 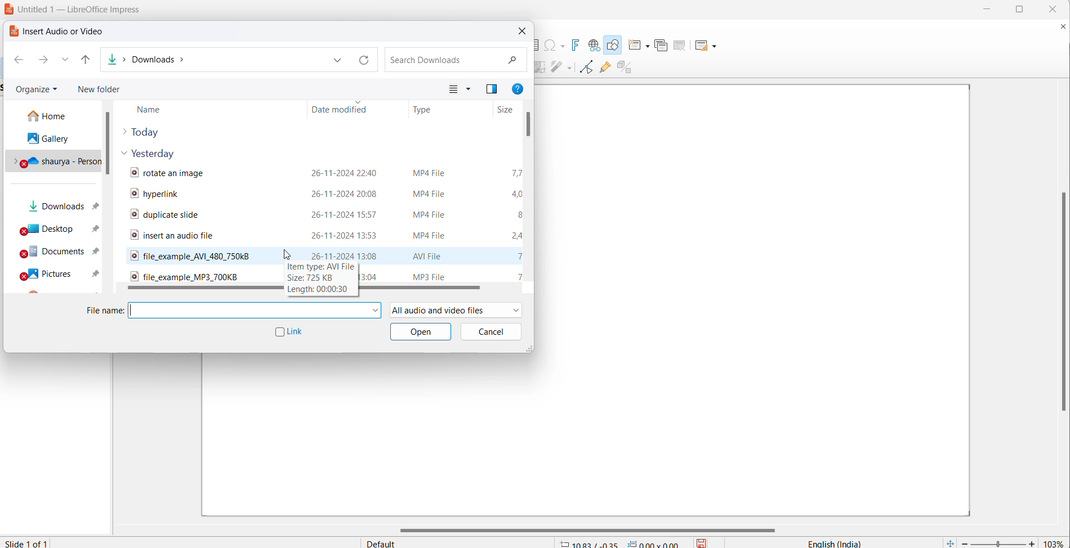 I want to click on duplicate slide, so click(x=664, y=44).